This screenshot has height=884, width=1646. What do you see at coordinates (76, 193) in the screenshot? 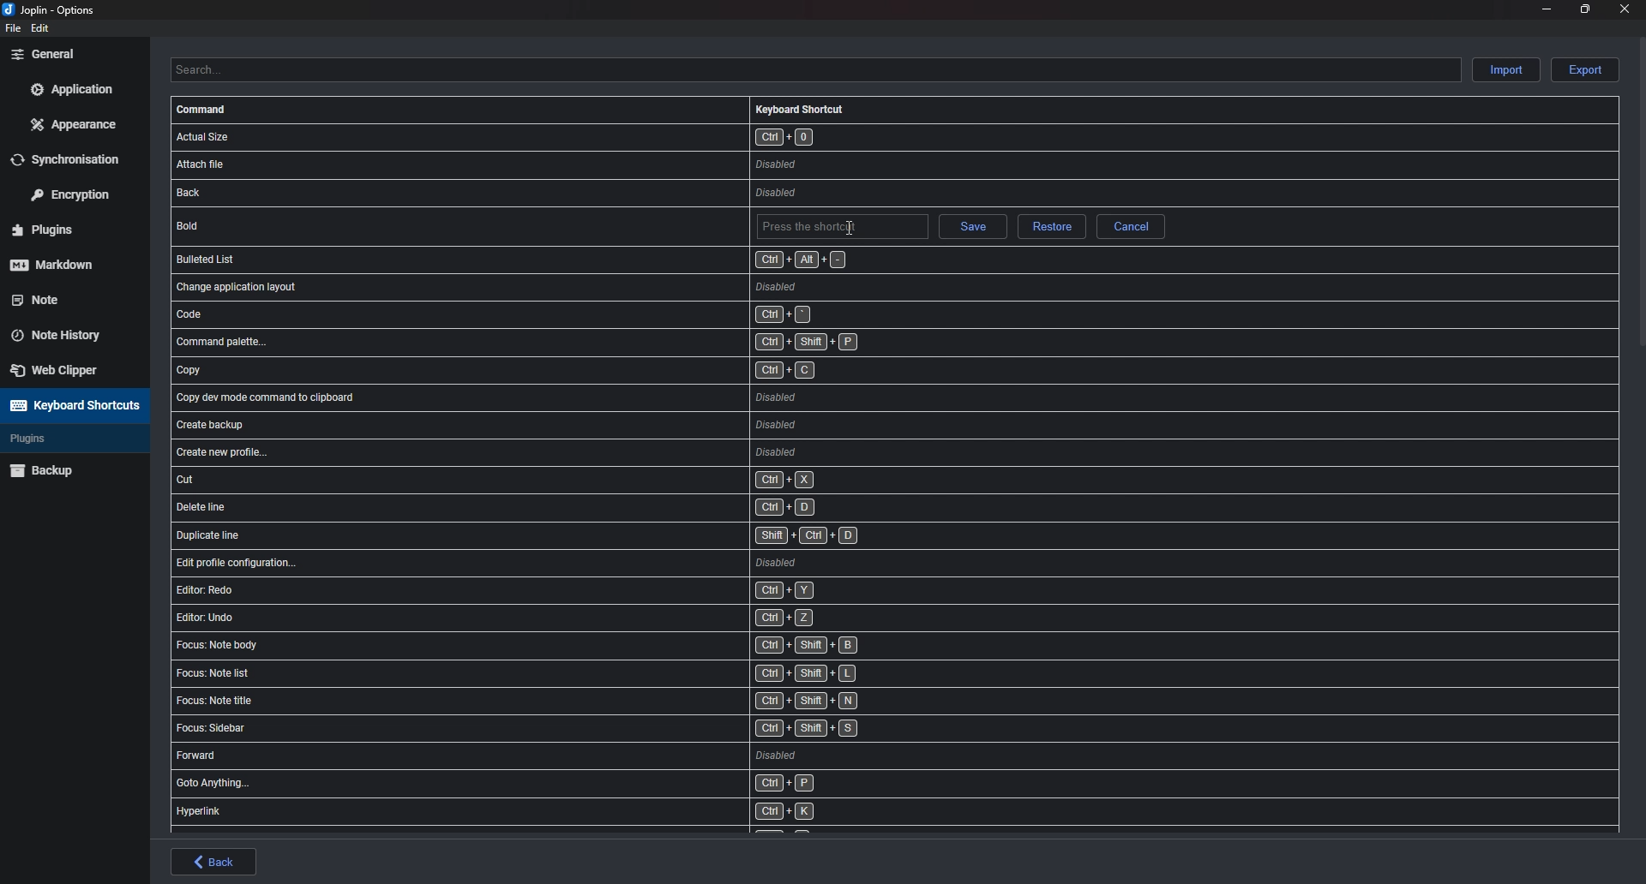
I see `Encryption` at bounding box center [76, 193].